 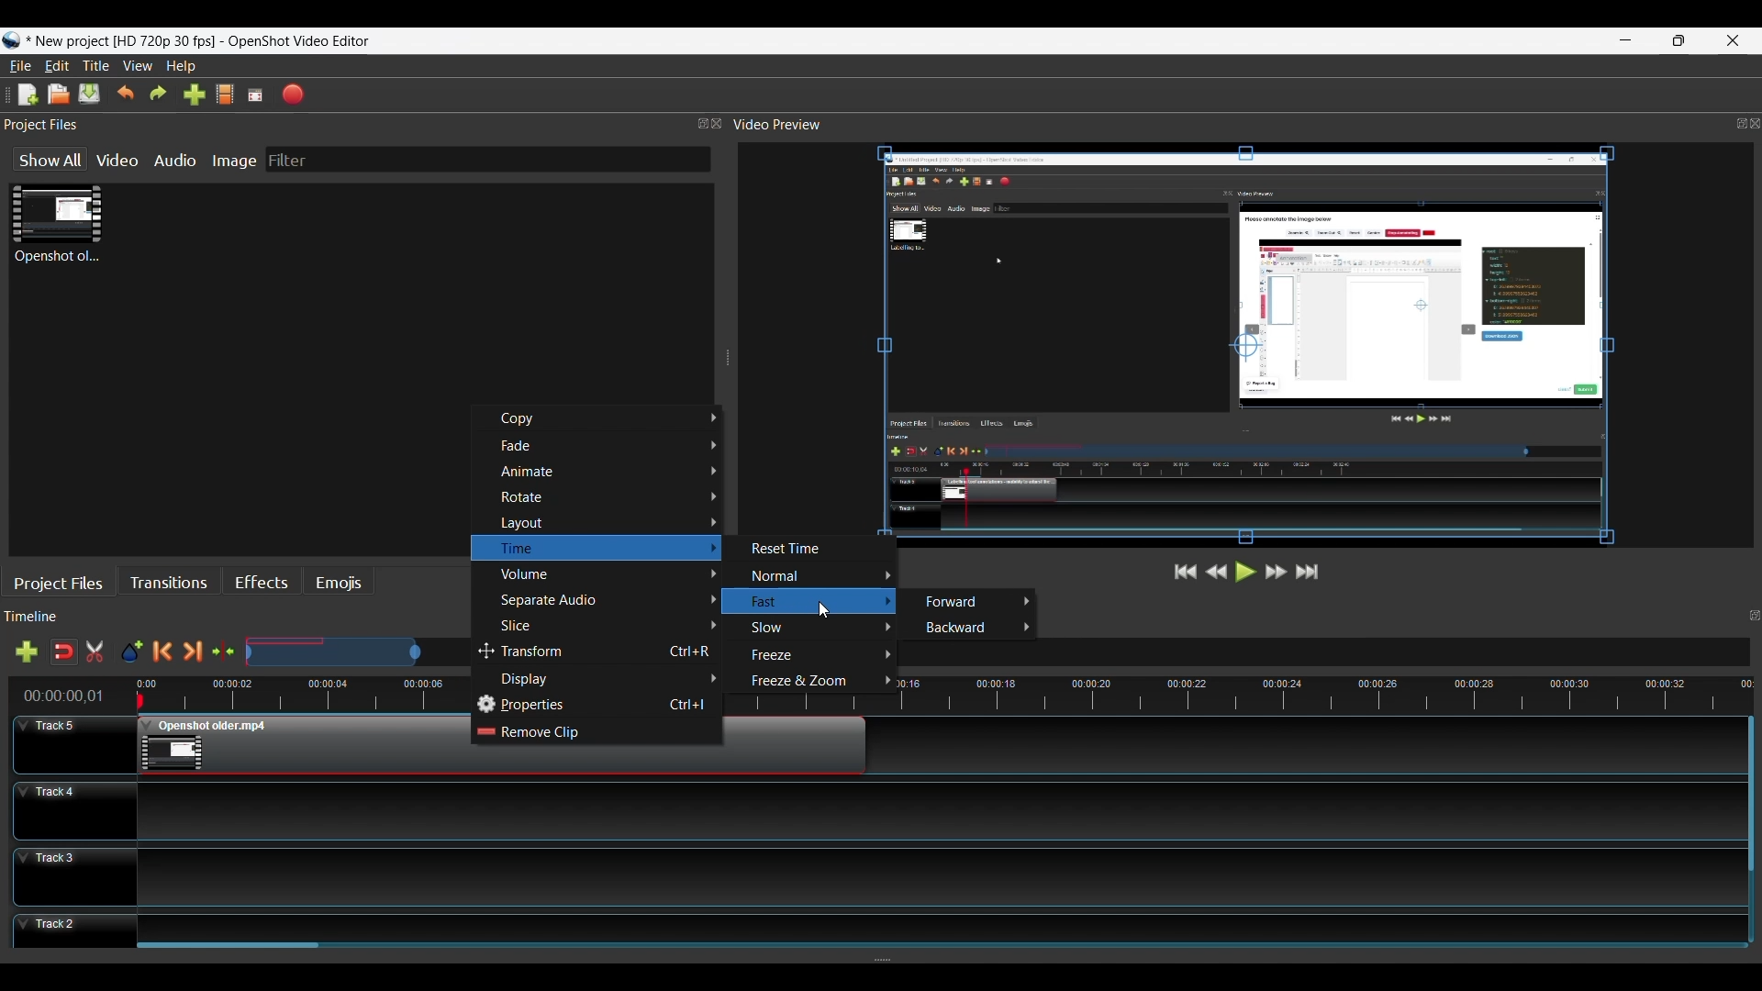 I want to click on Redo, so click(x=161, y=95).